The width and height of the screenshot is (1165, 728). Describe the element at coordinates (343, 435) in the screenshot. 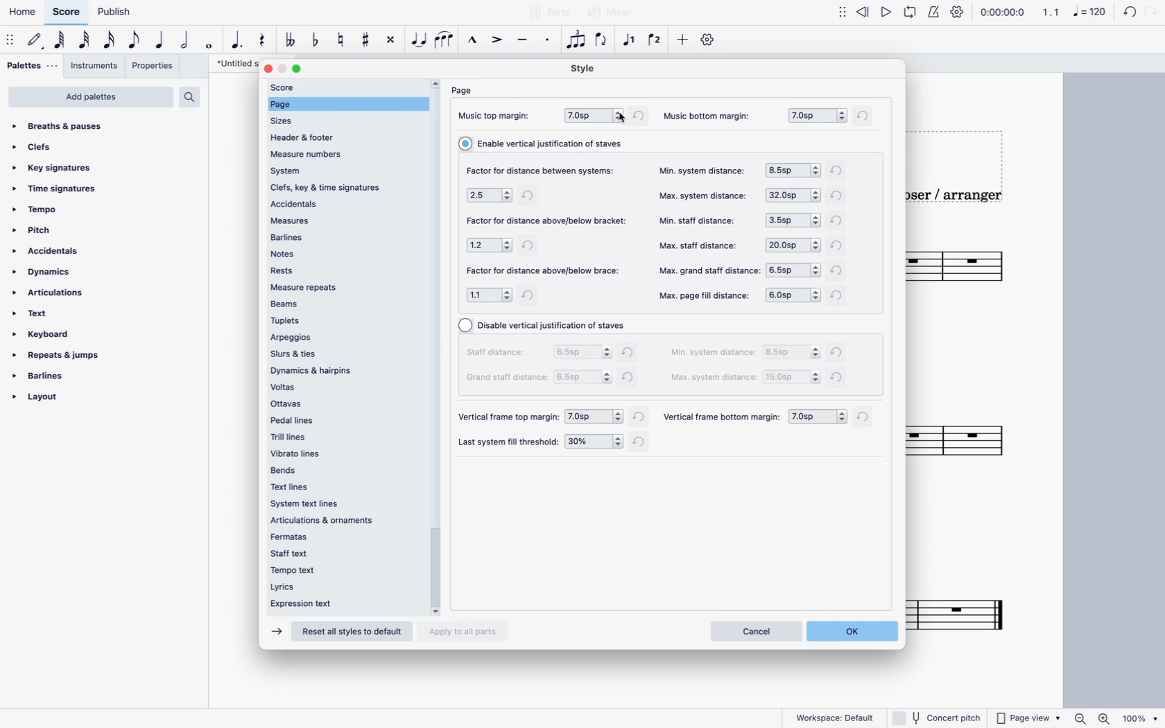

I see `trill lines` at that location.